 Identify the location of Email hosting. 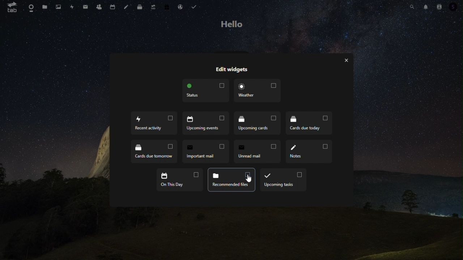
(180, 8).